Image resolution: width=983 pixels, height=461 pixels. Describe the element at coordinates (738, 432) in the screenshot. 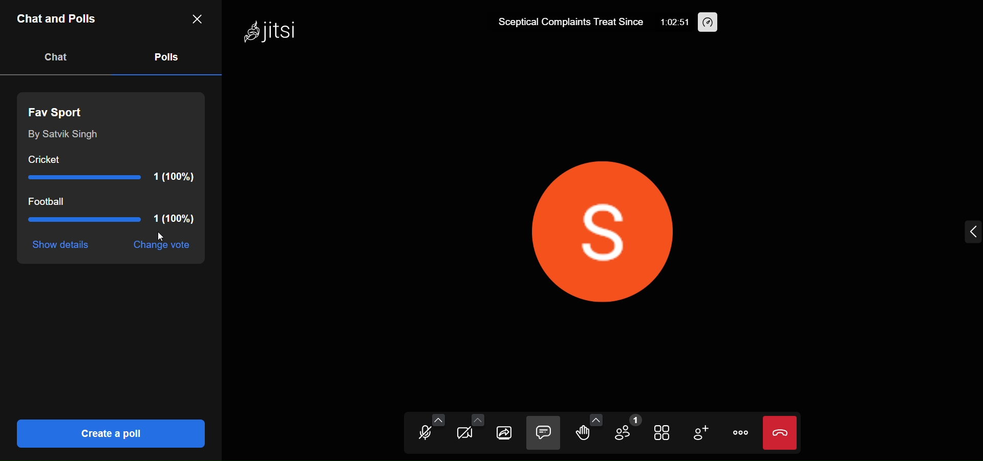

I see `more` at that location.